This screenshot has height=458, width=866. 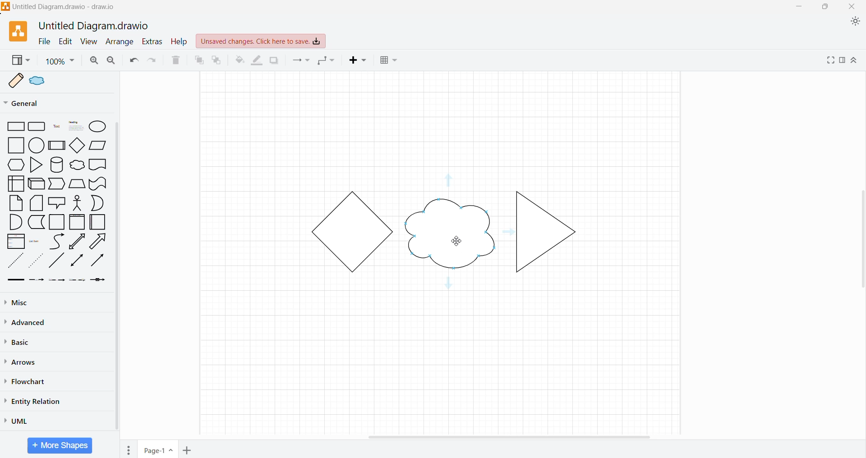 I want to click on Close, so click(x=854, y=7).